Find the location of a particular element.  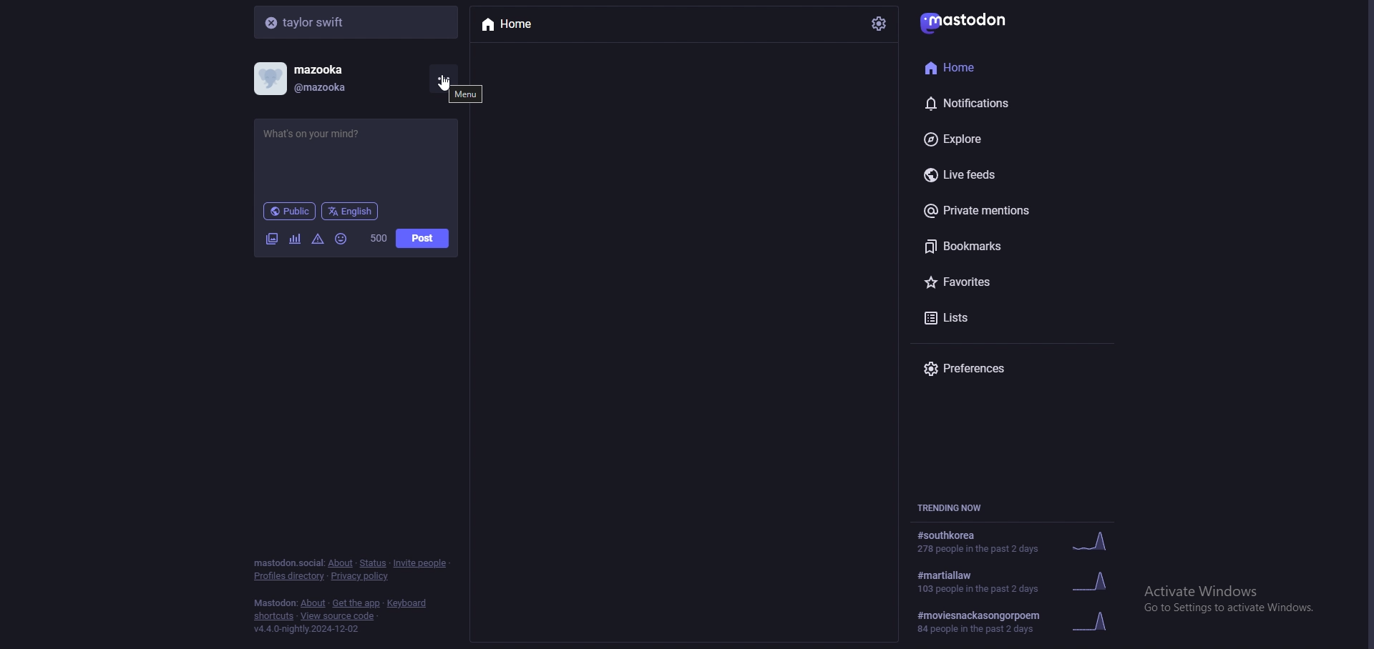

preferences is located at coordinates (994, 370).